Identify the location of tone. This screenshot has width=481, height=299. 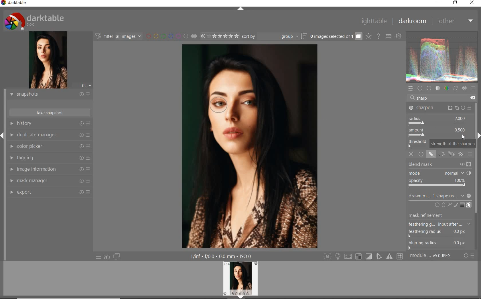
(438, 88).